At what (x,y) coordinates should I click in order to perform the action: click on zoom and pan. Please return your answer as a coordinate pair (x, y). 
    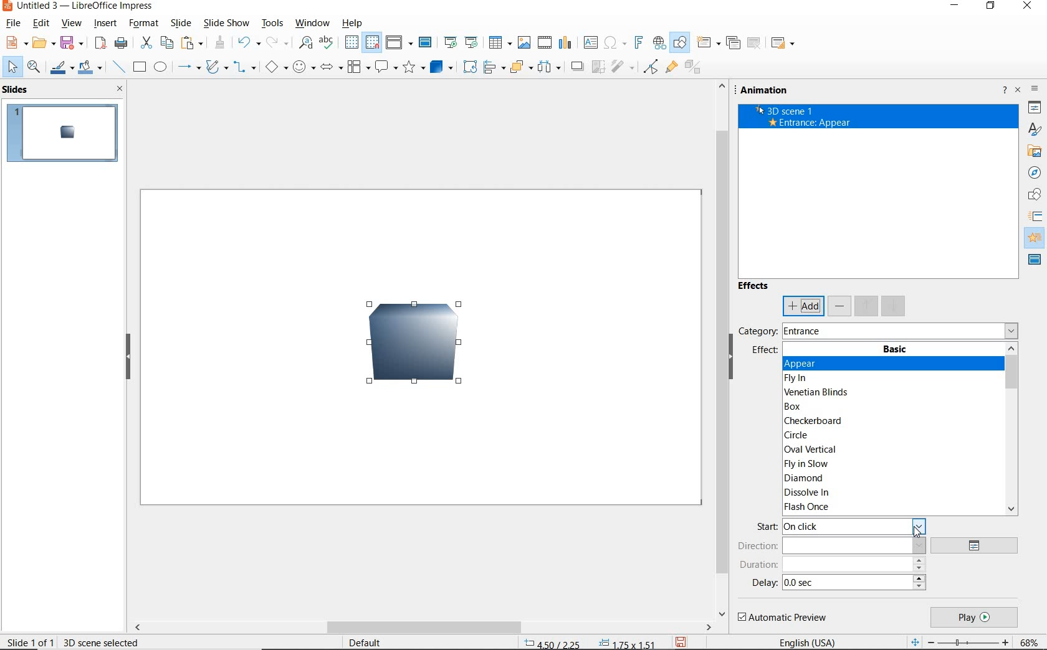
    Looking at the image, I should click on (34, 68).